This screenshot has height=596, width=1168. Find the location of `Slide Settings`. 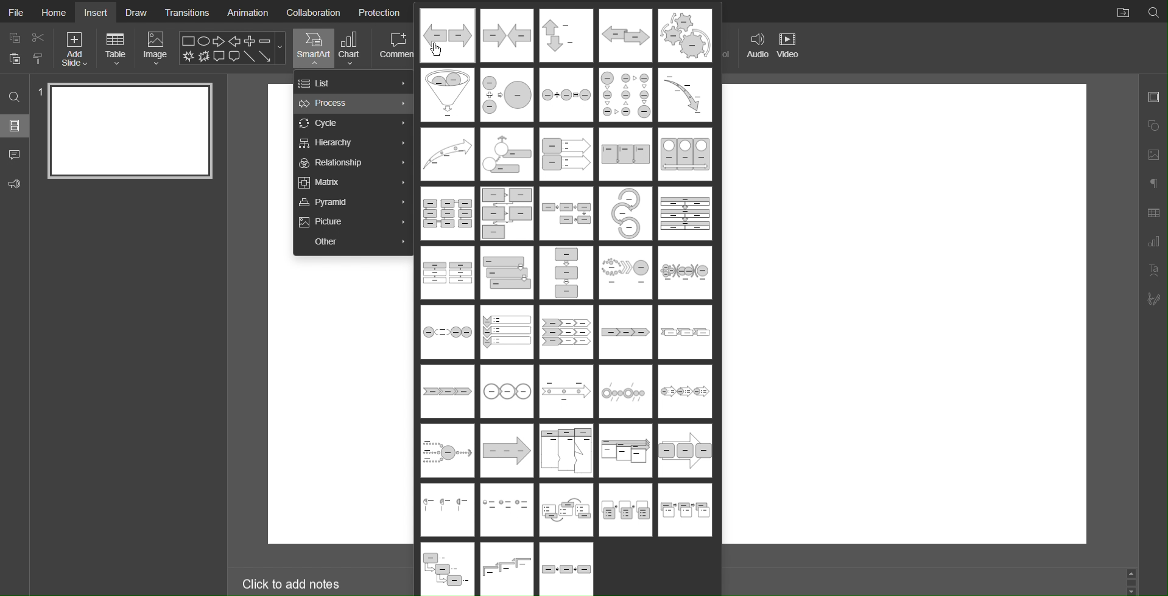

Slide Settings is located at coordinates (1154, 97).